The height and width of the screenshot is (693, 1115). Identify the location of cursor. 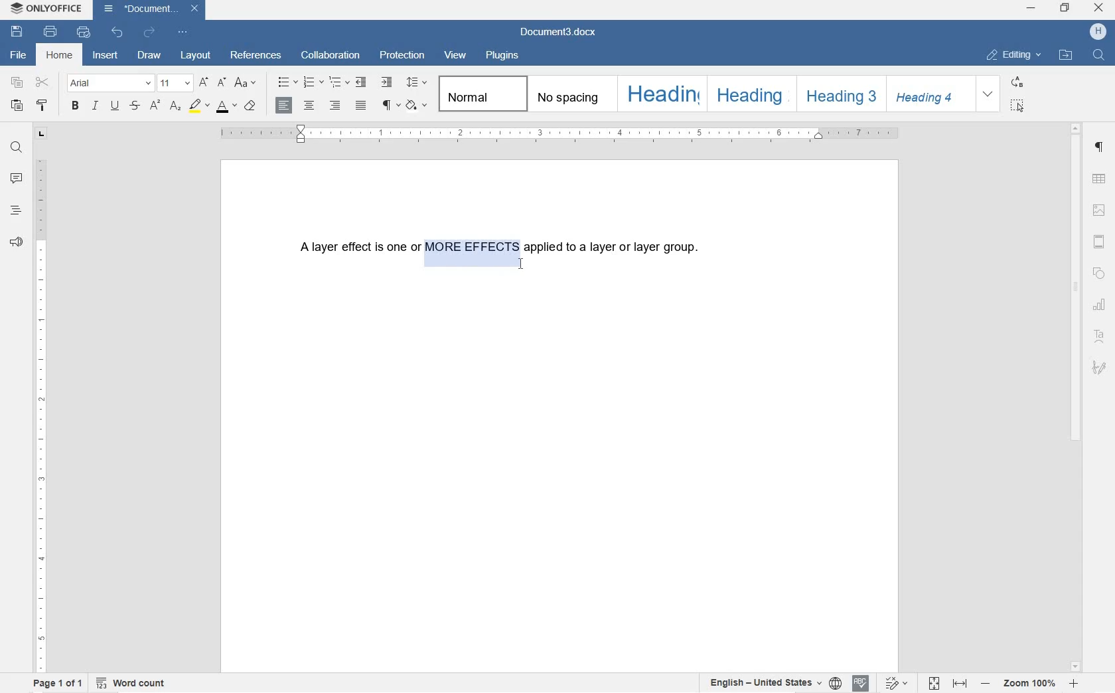
(521, 266).